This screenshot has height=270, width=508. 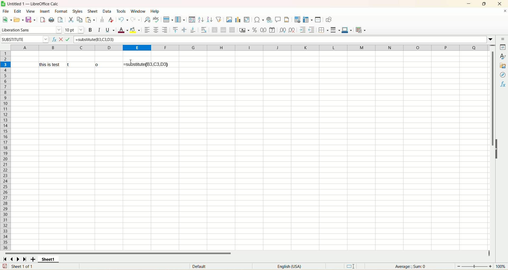 I want to click on gallery, so click(x=502, y=66).